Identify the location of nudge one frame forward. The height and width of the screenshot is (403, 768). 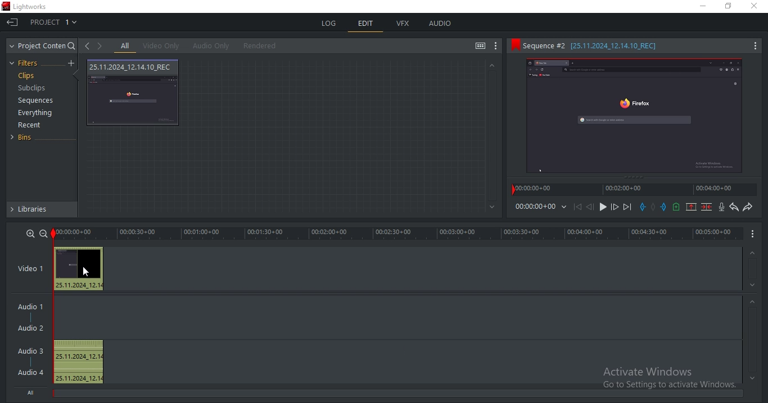
(614, 207).